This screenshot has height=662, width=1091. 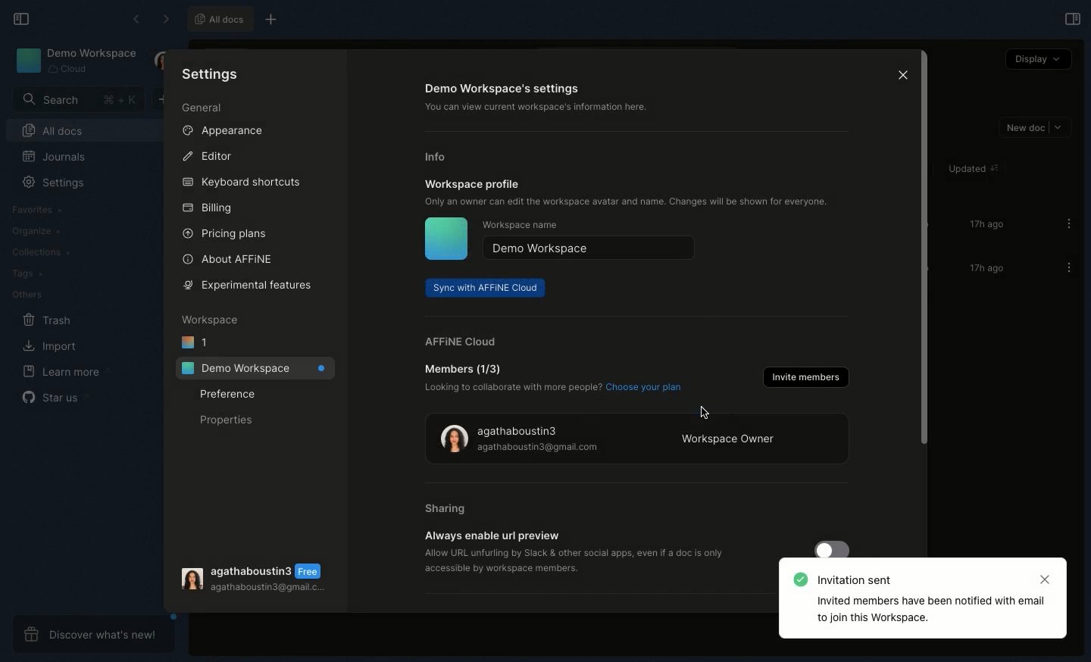 I want to click on Settings, so click(x=55, y=182).